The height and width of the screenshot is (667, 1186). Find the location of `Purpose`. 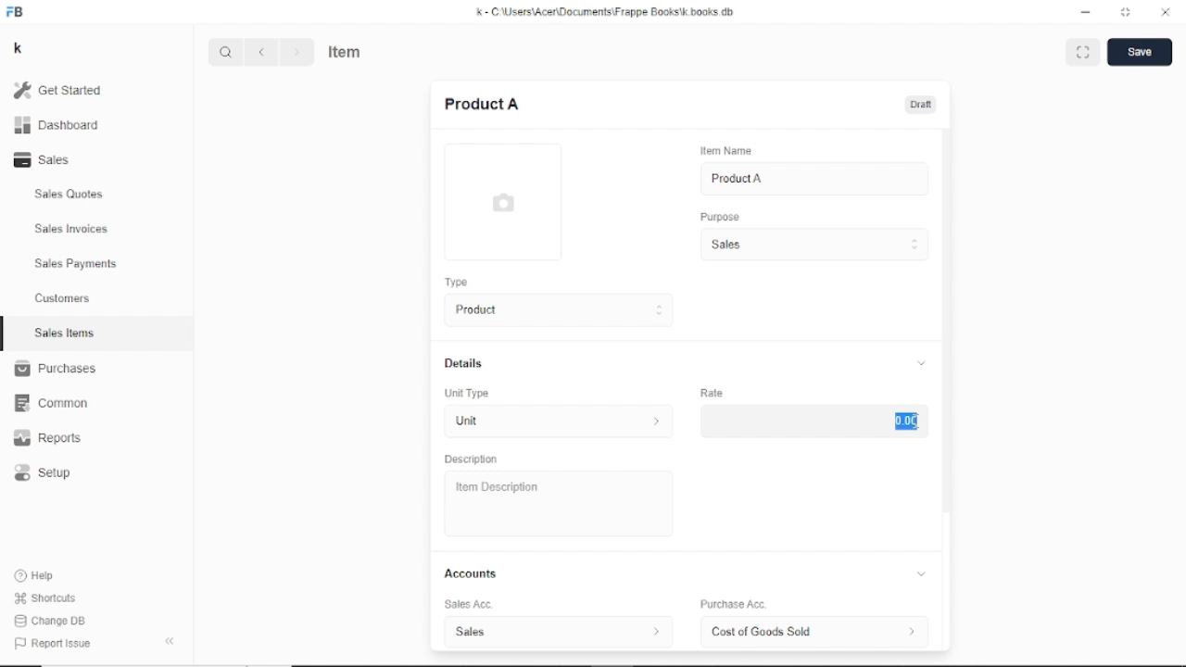

Purpose is located at coordinates (718, 216).